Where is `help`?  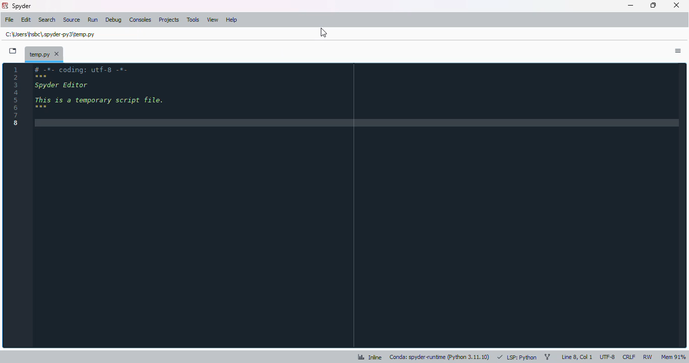 help is located at coordinates (231, 20).